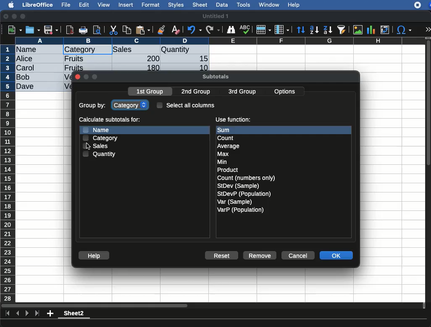  What do you see at coordinates (80, 50) in the screenshot?
I see `category` at bounding box center [80, 50].